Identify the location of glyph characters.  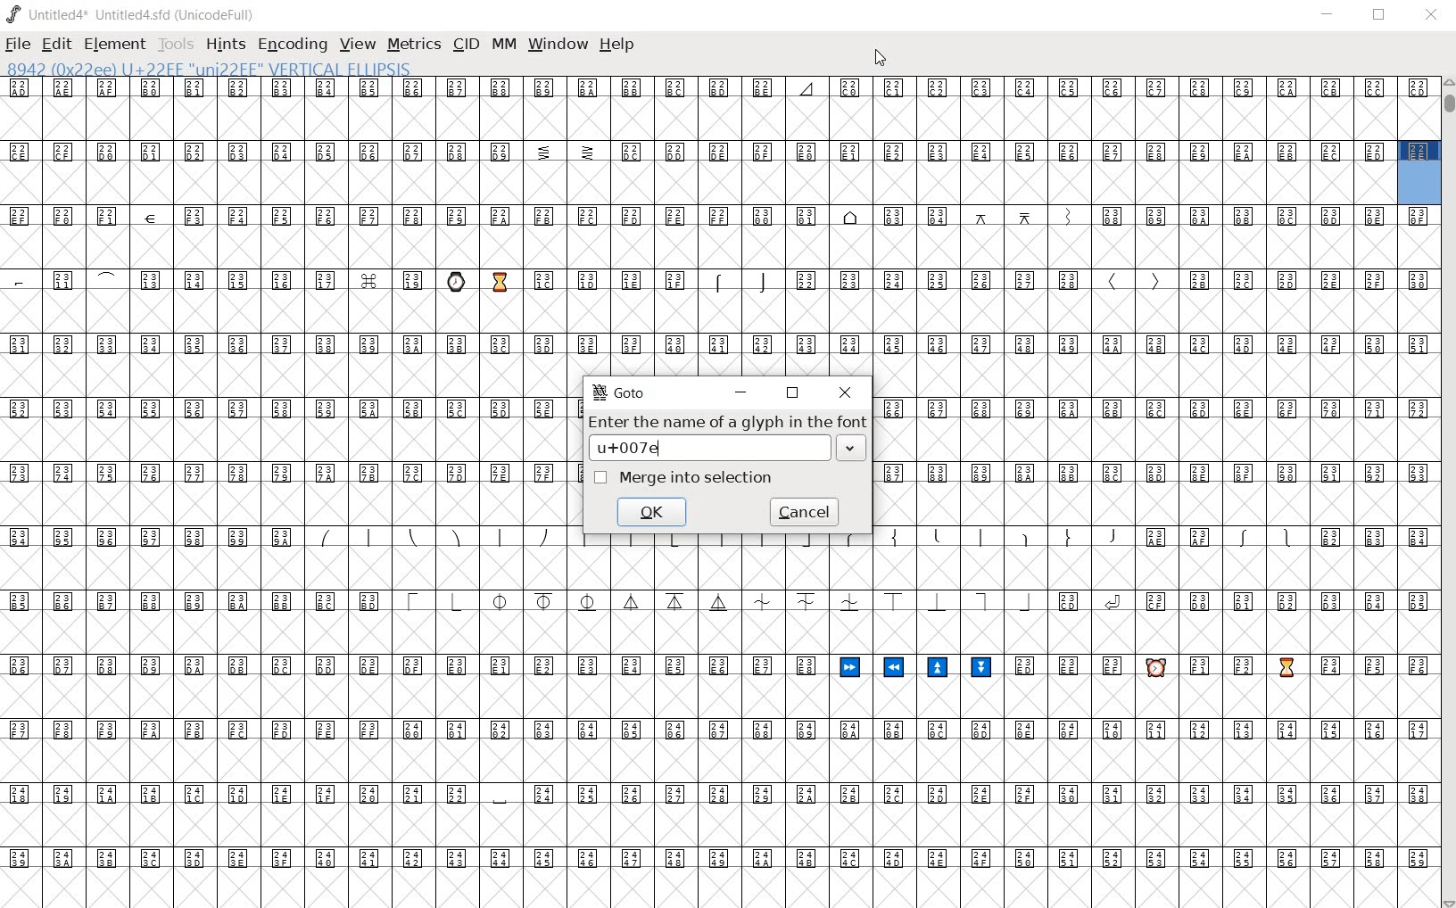
(281, 493).